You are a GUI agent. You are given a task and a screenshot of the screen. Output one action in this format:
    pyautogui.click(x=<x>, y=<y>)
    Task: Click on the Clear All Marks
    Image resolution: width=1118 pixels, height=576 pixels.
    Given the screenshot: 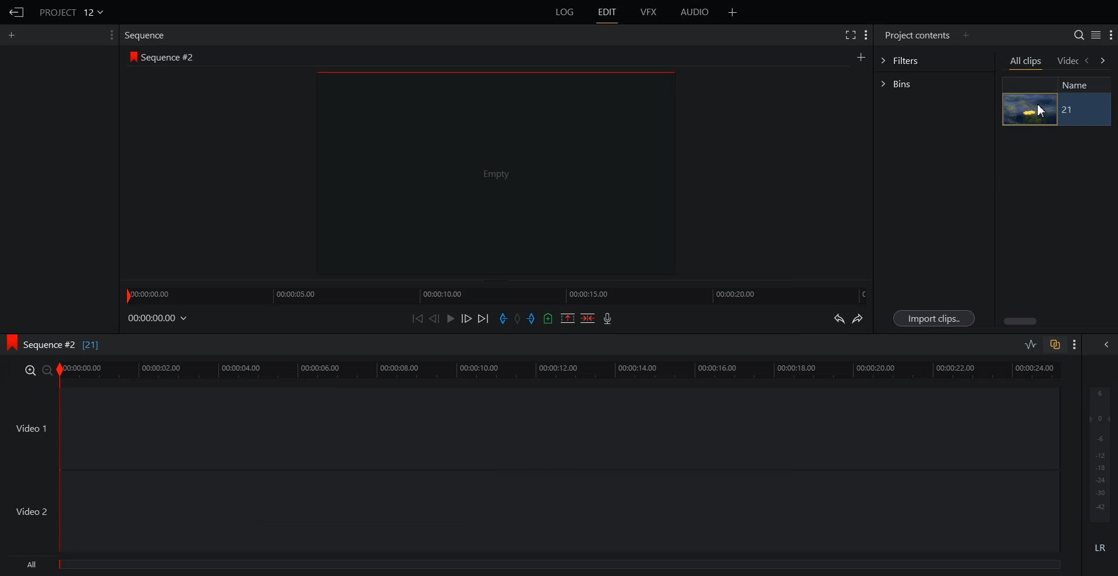 What is the action you would take?
    pyautogui.click(x=516, y=318)
    